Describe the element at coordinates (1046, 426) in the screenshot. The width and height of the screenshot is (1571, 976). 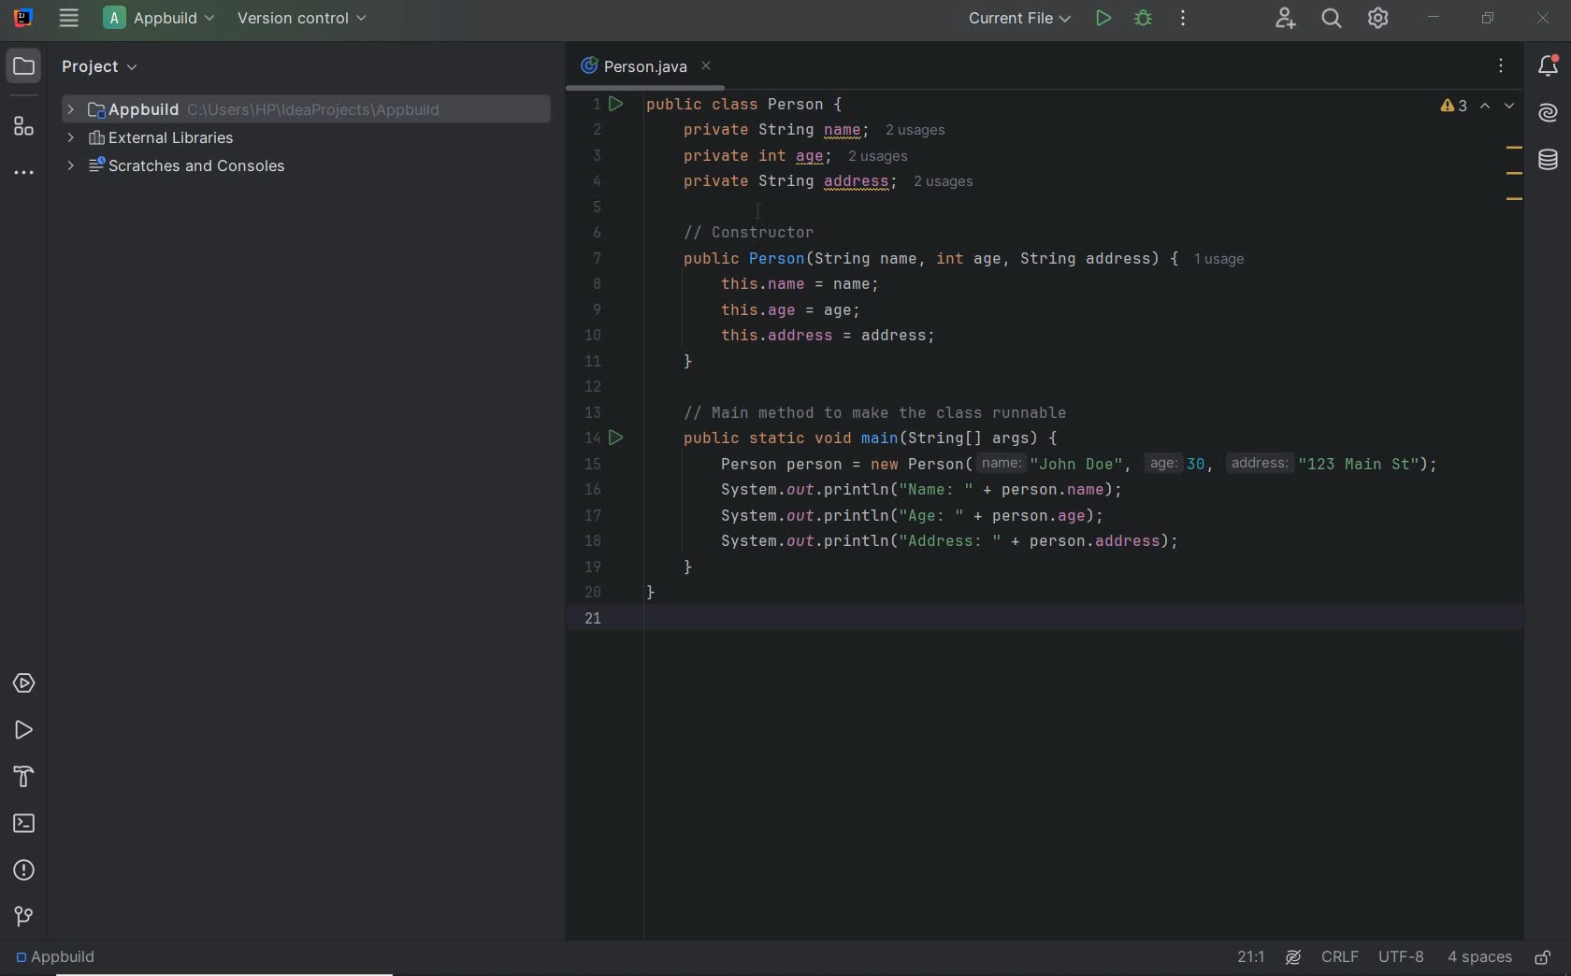
I see `codes` at that location.